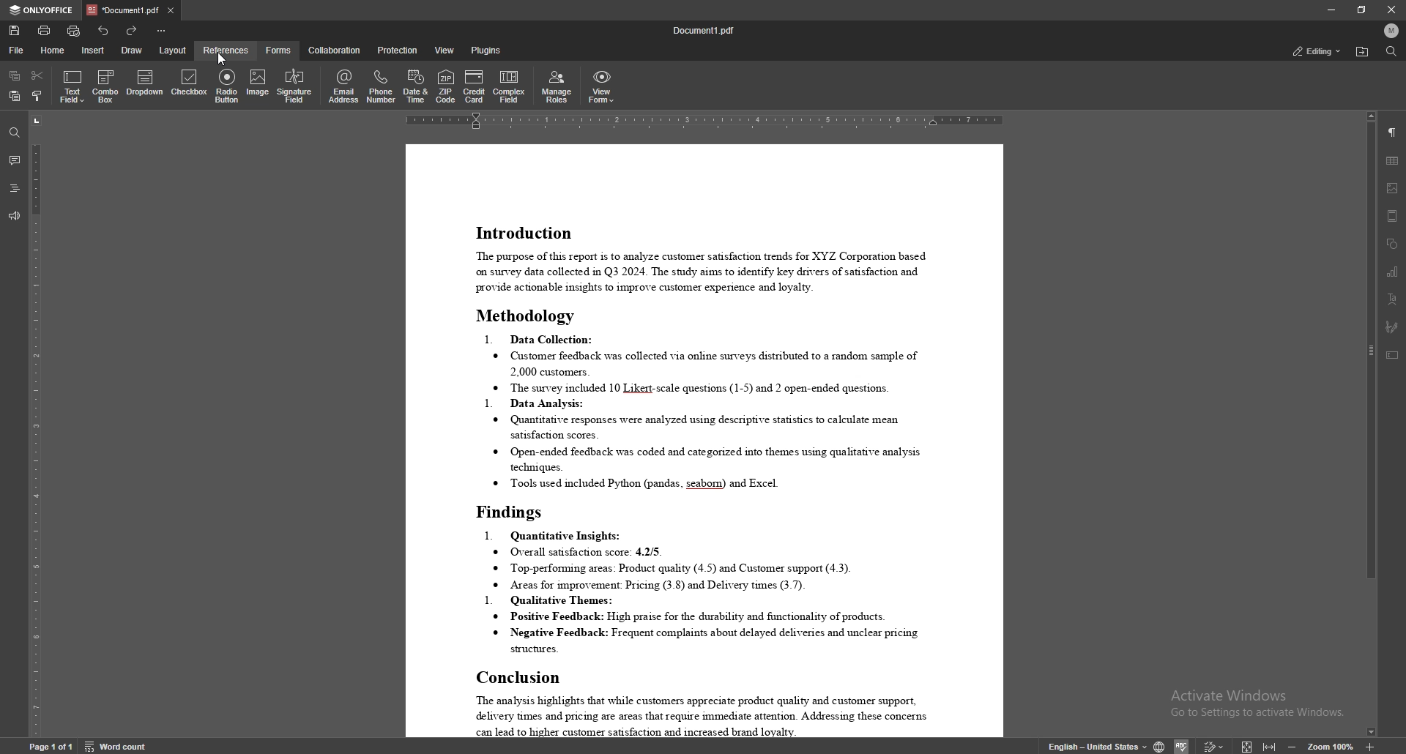 Image resolution: width=1406 pixels, height=754 pixels. What do you see at coordinates (171, 10) in the screenshot?
I see `close tab` at bounding box center [171, 10].